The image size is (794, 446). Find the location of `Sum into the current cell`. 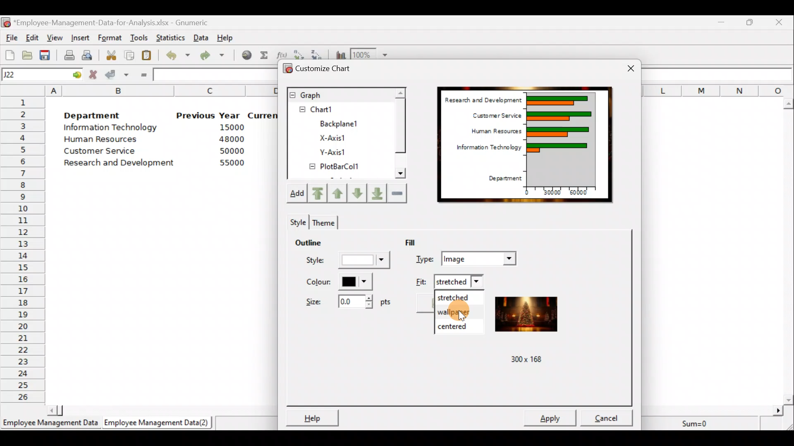

Sum into the current cell is located at coordinates (265, 57).